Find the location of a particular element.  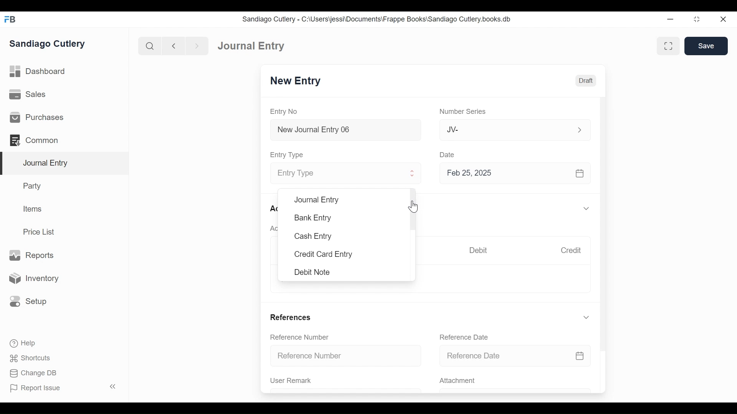

minimize is located at coordinates (671, 19).